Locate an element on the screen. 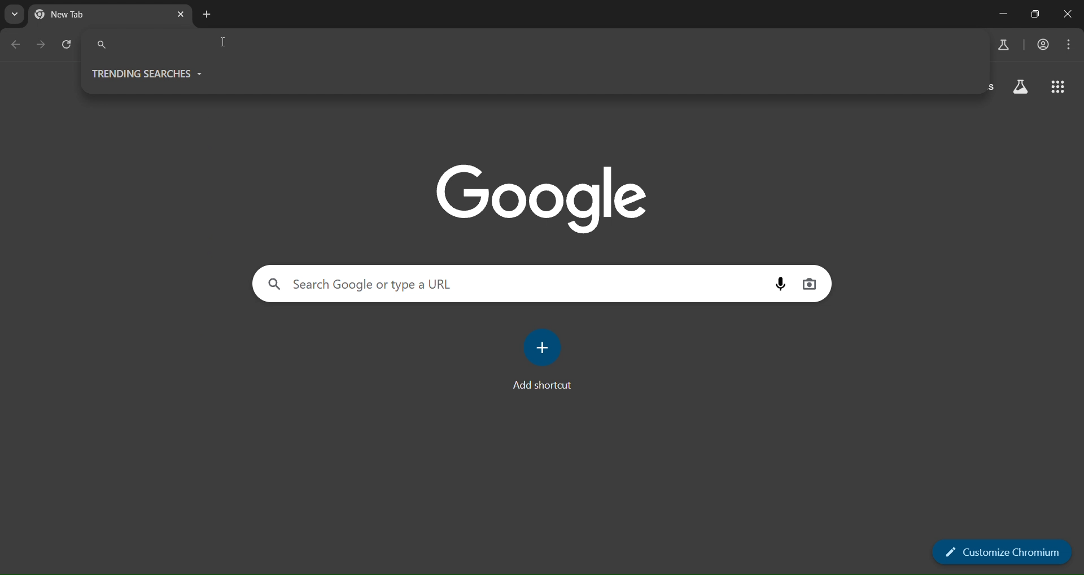 The height and width of the screenshot is (575, 1084). new tab is located at coordinates (209, 14).